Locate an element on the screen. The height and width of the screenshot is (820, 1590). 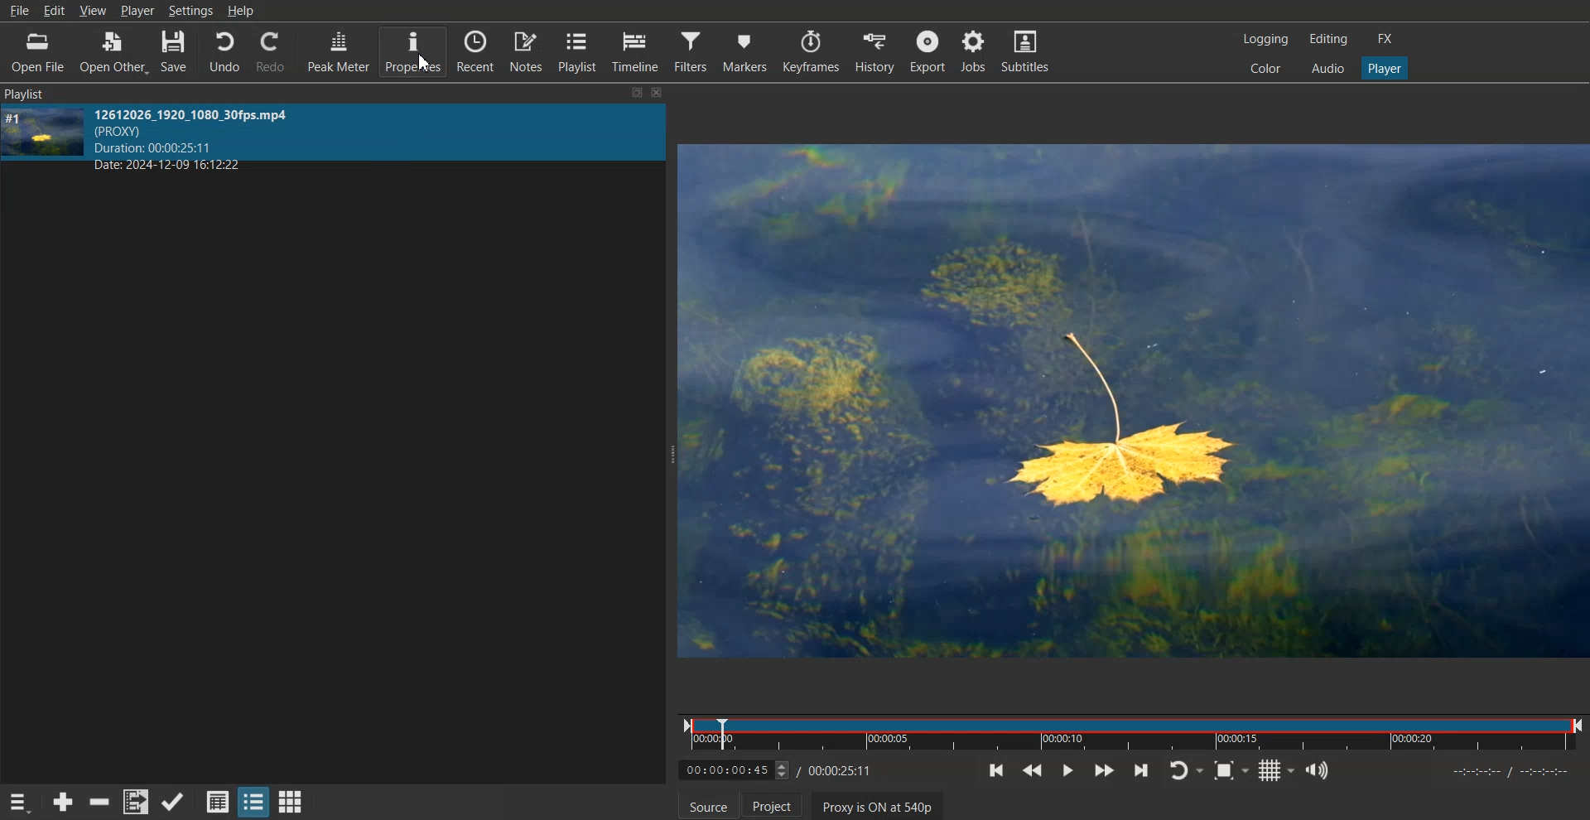
MP4 cover image is located at coordinates (45, 132).